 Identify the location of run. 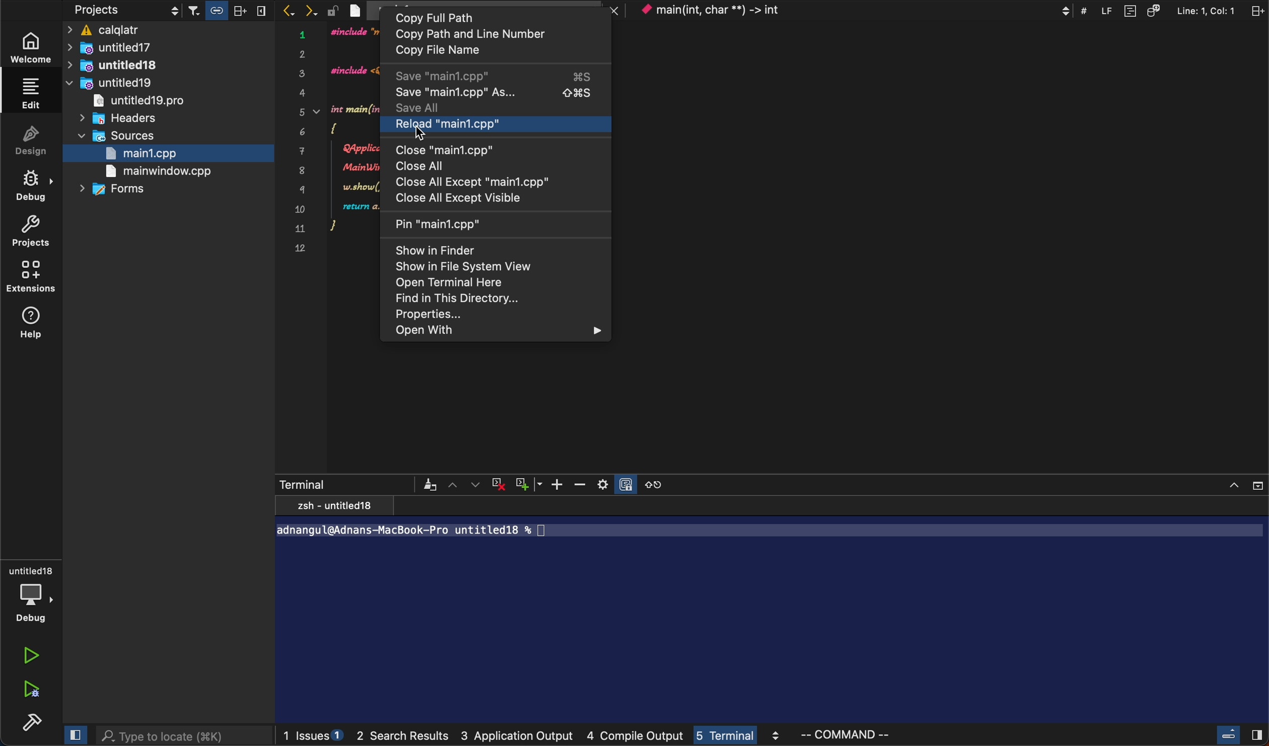
(31, 657).